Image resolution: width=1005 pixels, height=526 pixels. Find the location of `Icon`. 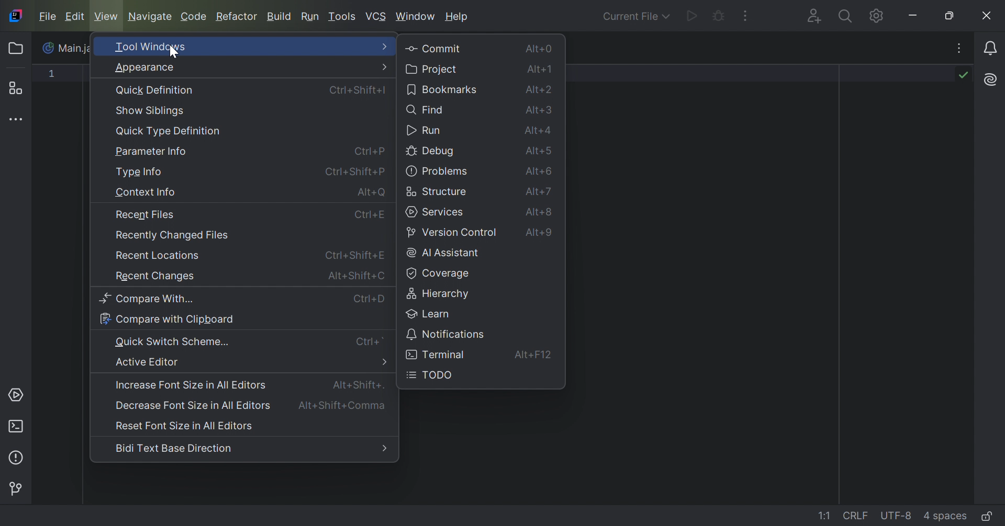

Icon is located at coordinates (49, 48).